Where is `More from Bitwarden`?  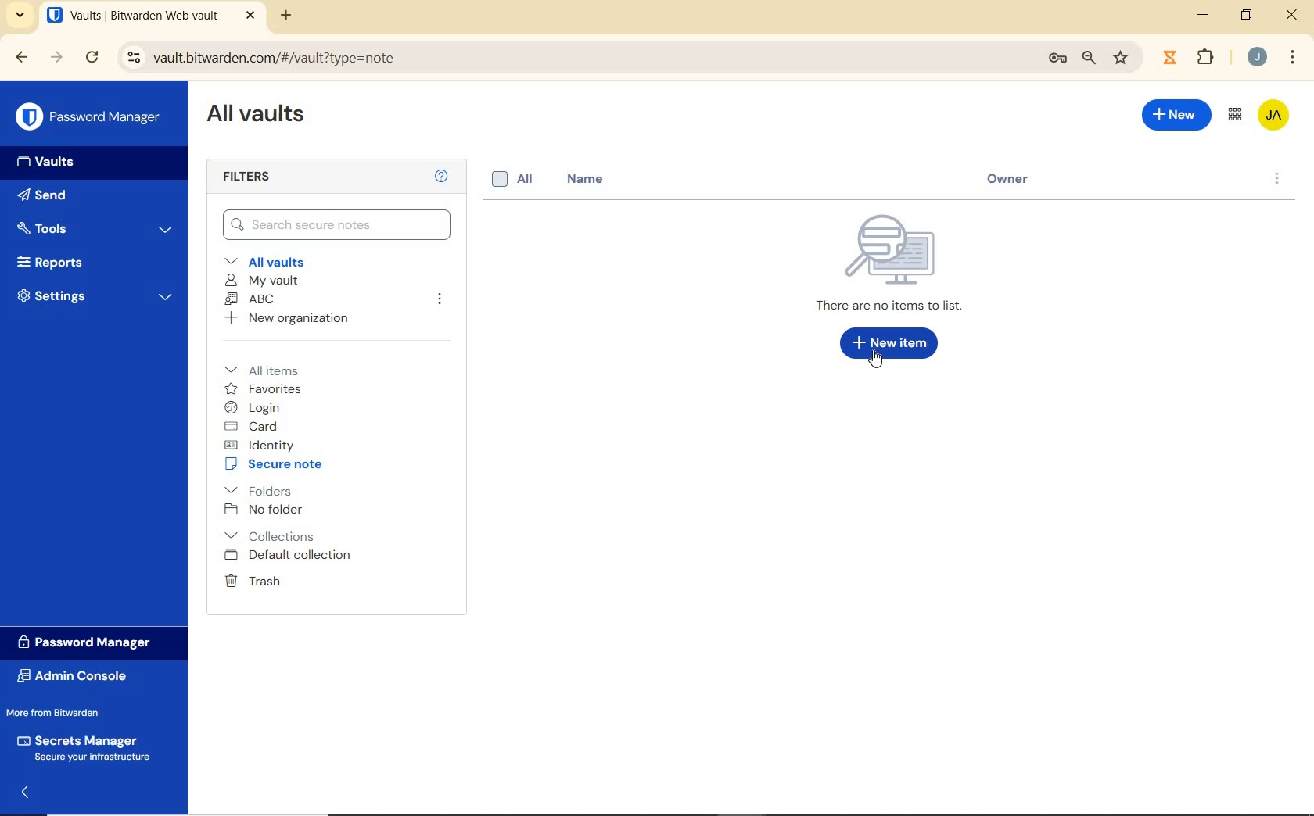
More from Bitwarden is located at coordinates (63, 712).